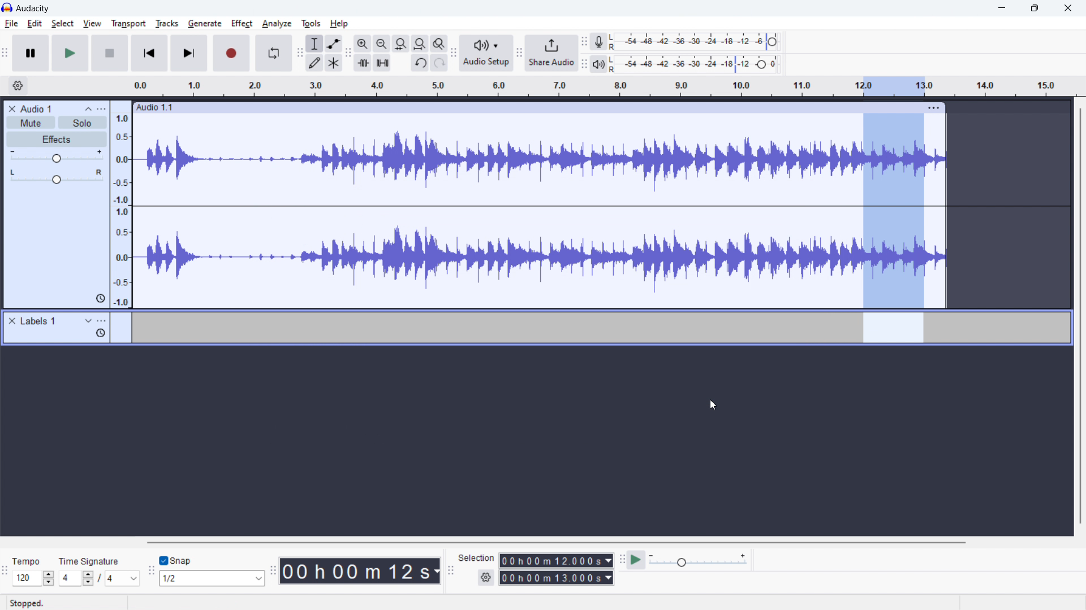 This screenshot has width=1086, height=610. I want to click on time signature, so click(90, 561).